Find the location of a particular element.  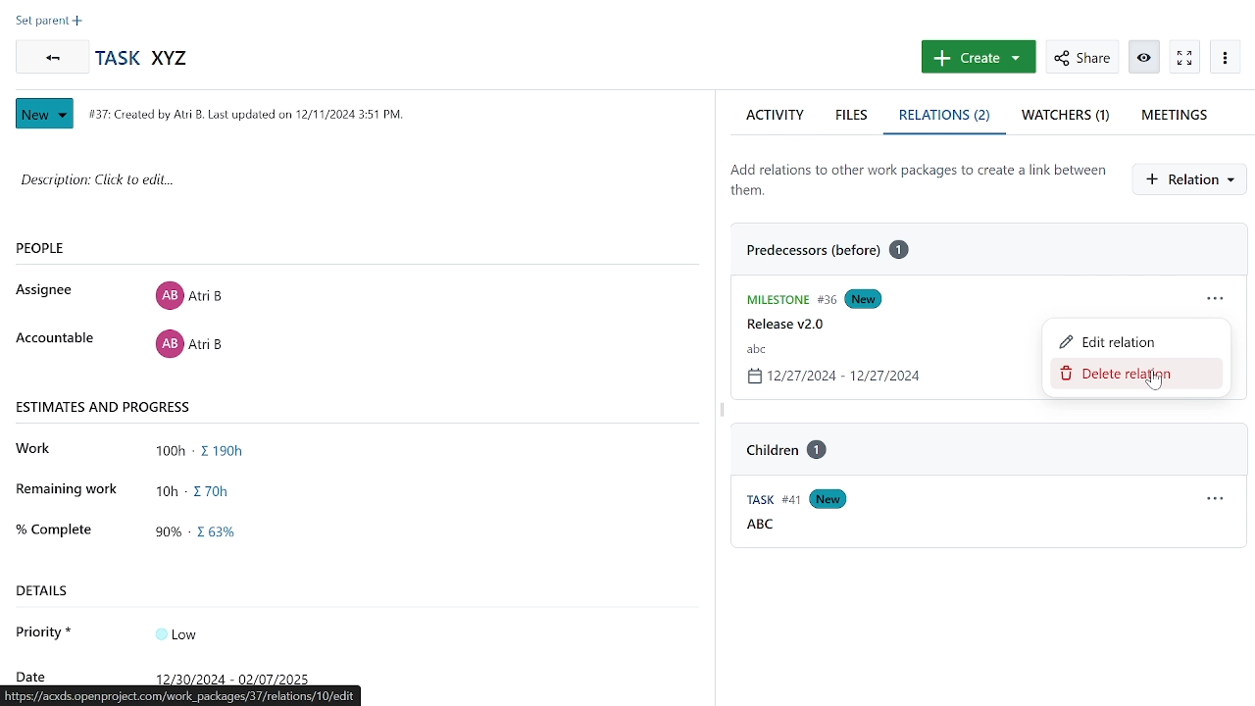

create new relation is located at coordinates (1193, 179).